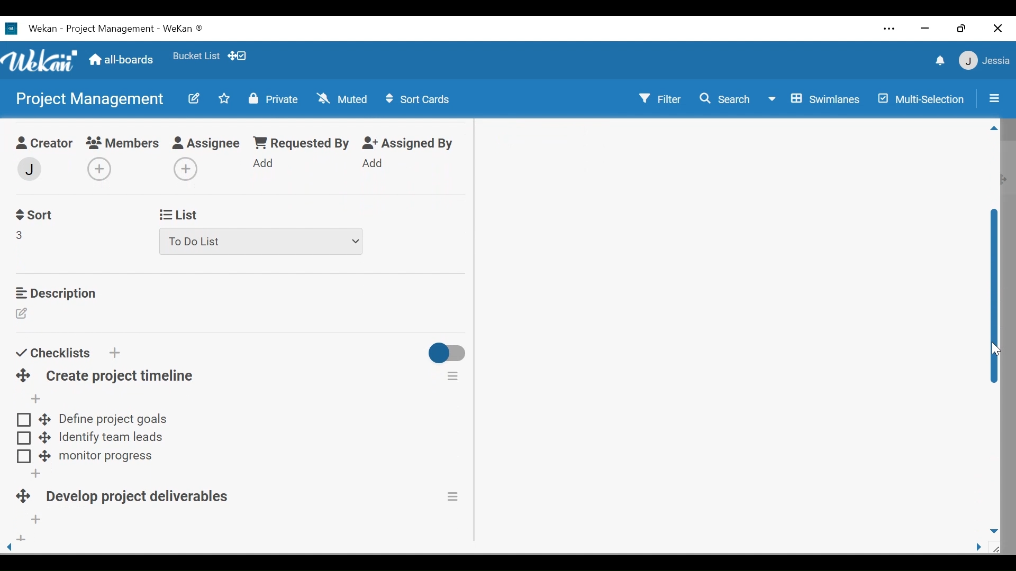 The image size is (1016, 571). Describe the element at coordinates (997, 29) in the screenshot. I see `close` at that location.